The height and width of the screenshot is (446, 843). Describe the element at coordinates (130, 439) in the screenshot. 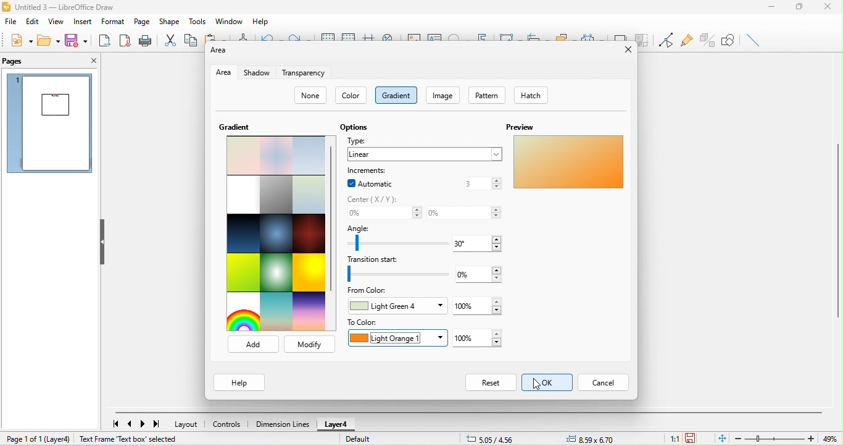

I see `text frame text box selected` at that location.